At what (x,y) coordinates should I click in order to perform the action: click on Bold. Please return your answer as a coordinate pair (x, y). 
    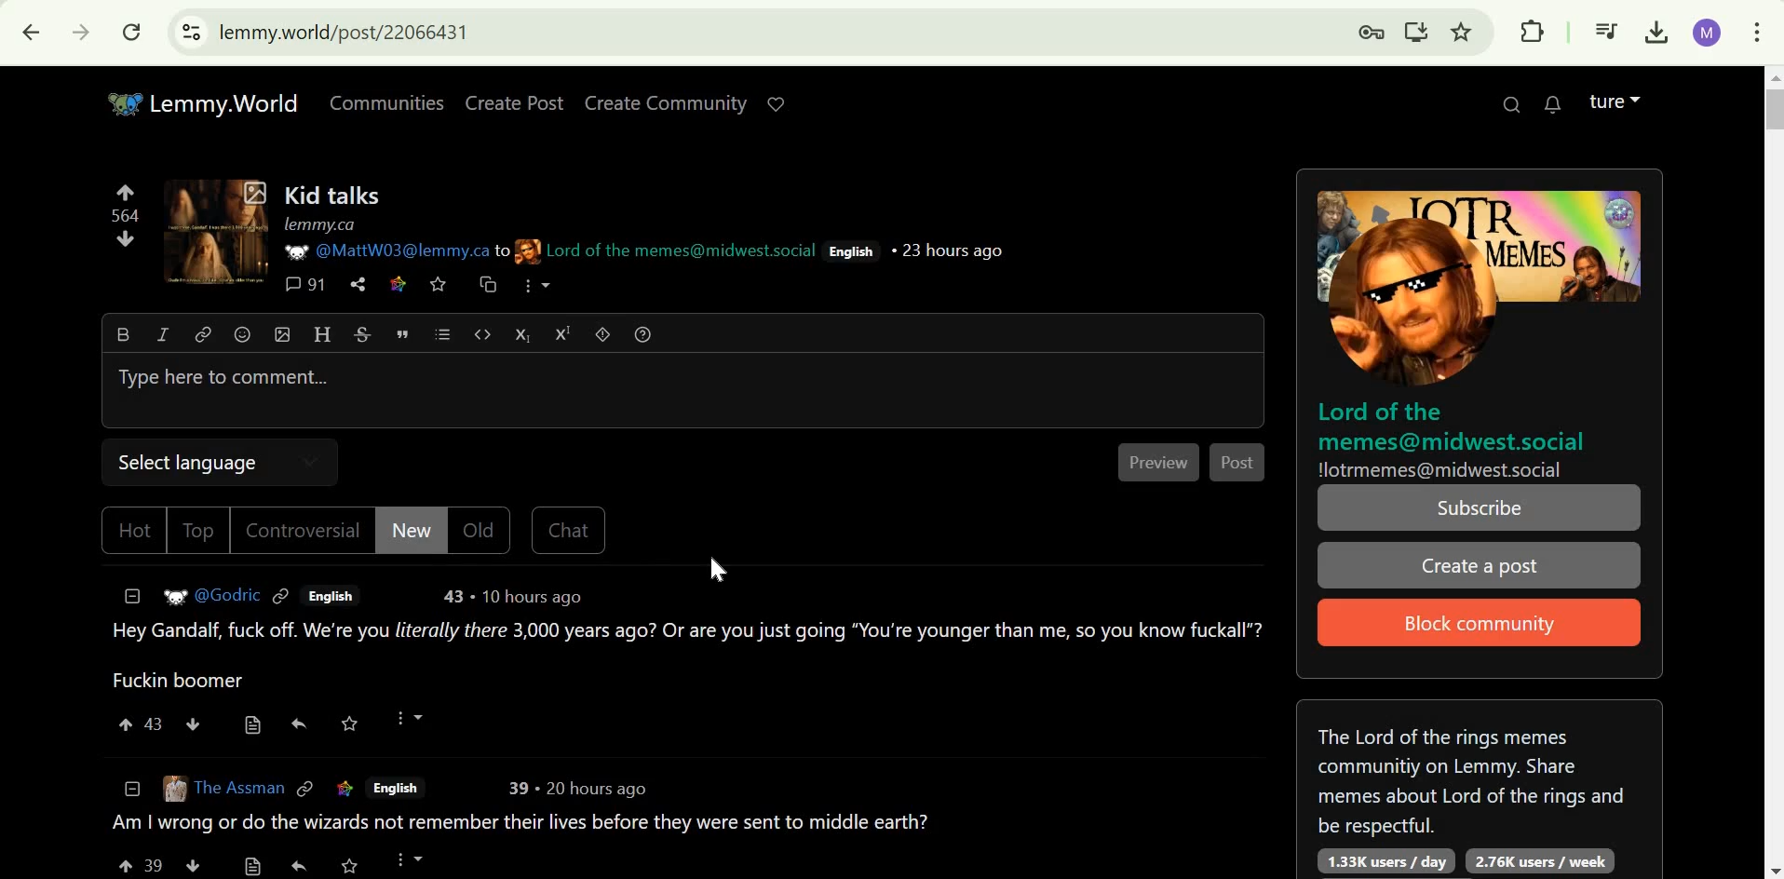
    Looking at the image, I should click on (125, 333).